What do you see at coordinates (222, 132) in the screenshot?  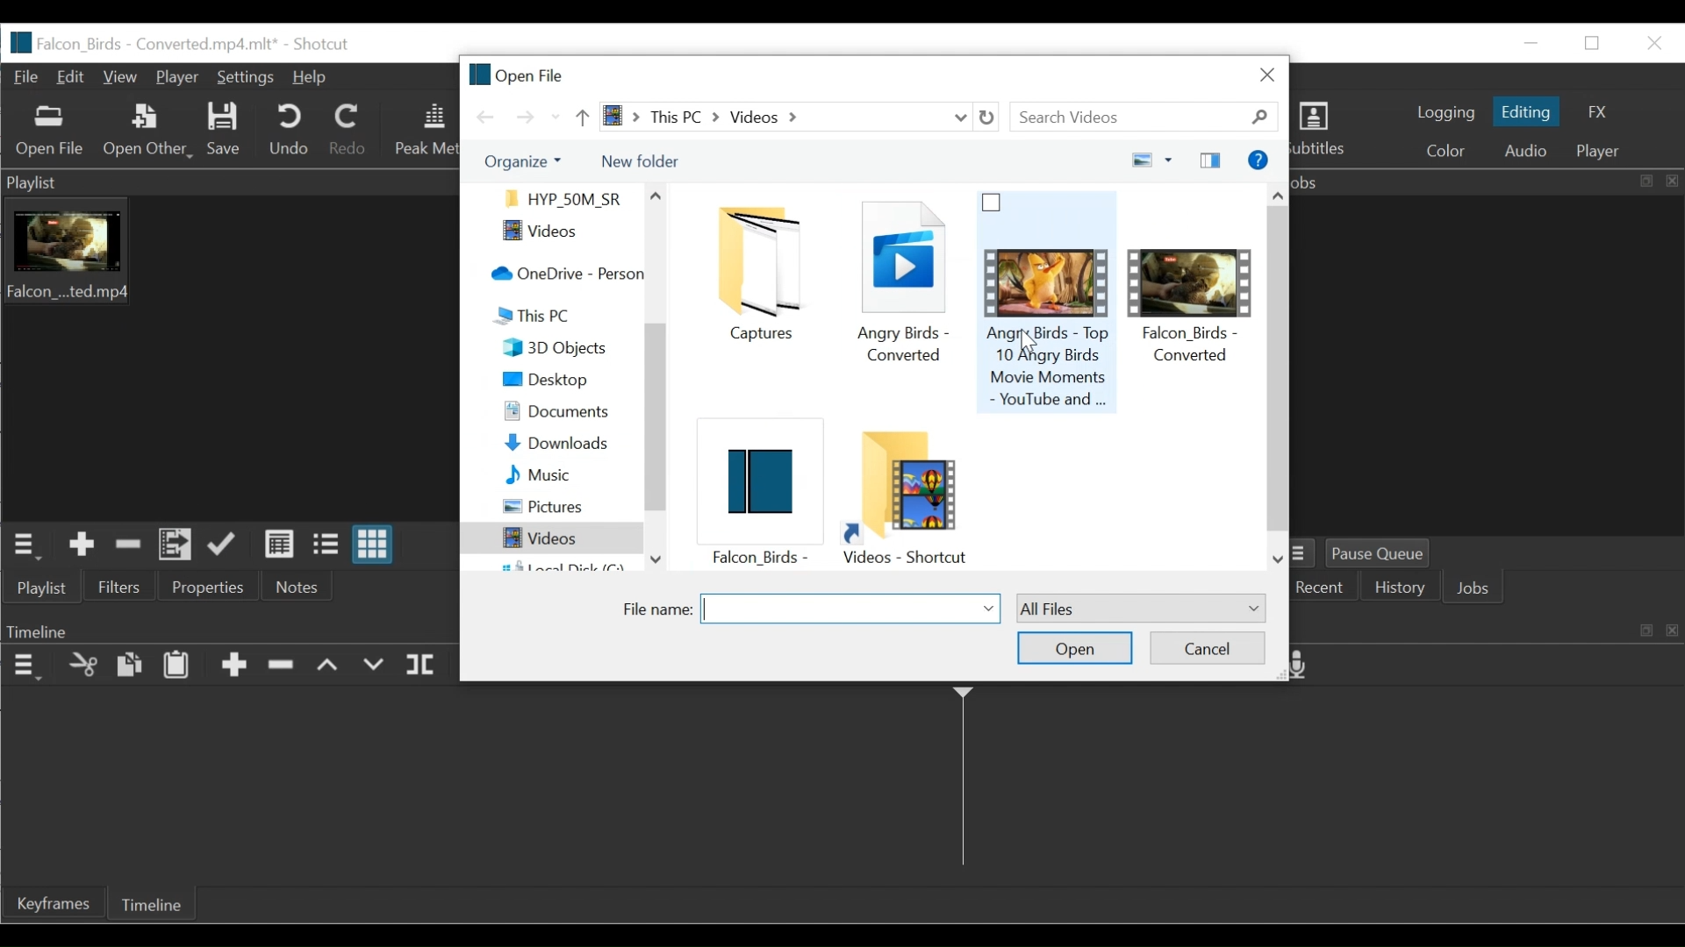 I see `Save` at bounding box center [222, 132].